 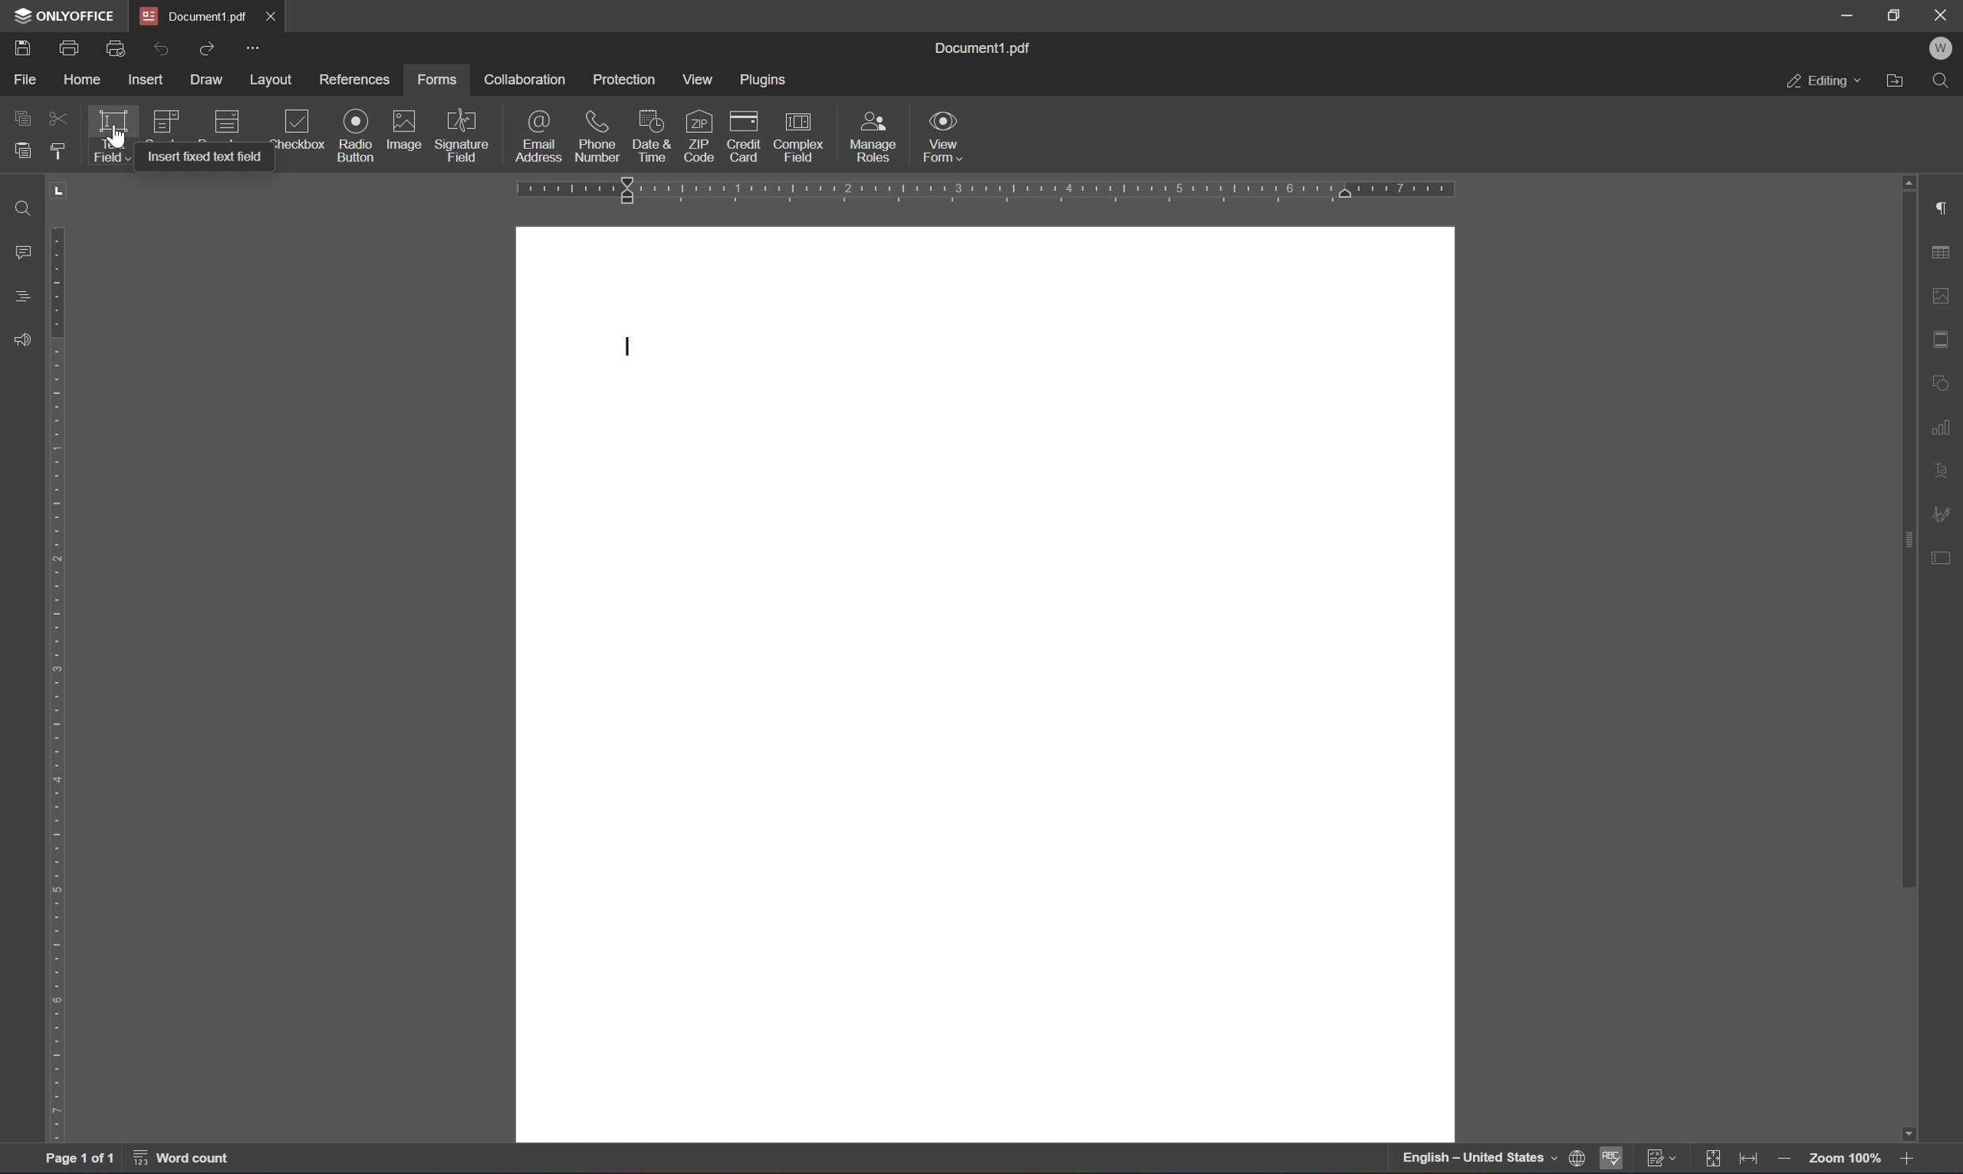 What do you see at coordinates (26, 251) in the screenshot?
I see `comments` at bounding box center [26, 251].